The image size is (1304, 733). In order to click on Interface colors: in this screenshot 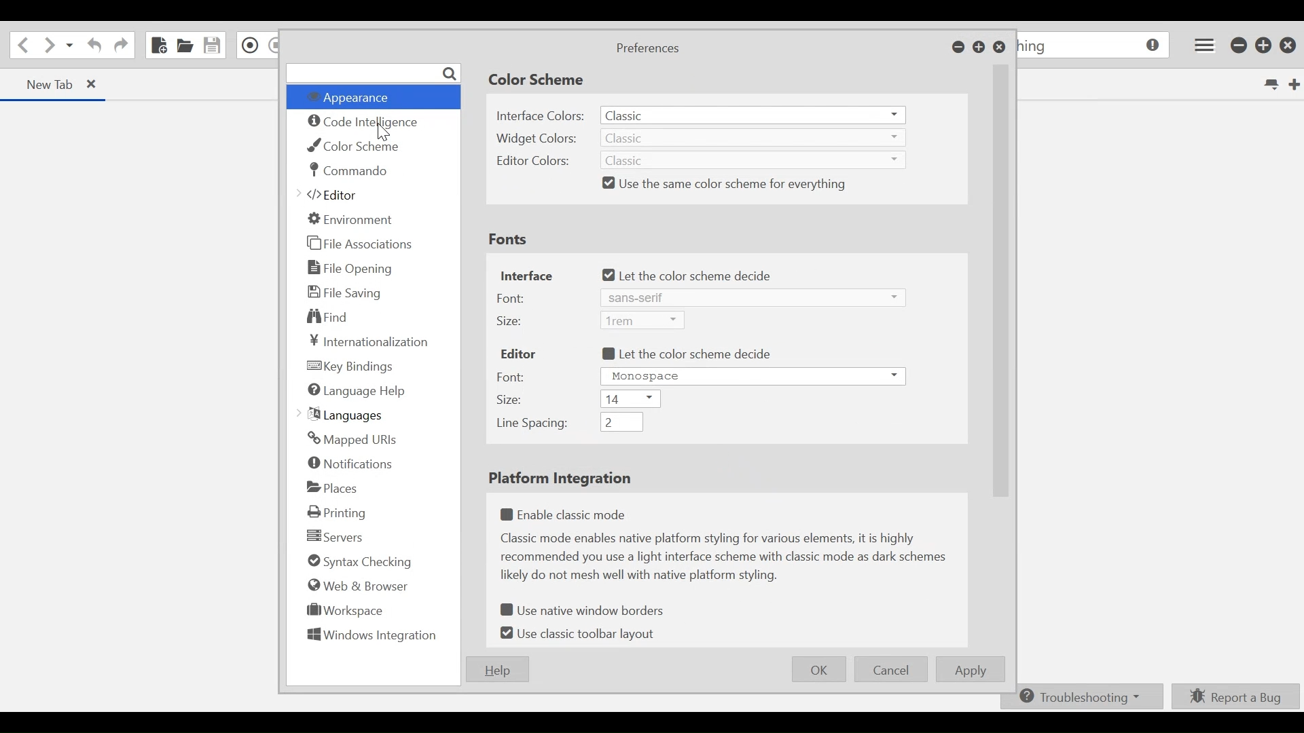, I will do `click(539, 116)`.